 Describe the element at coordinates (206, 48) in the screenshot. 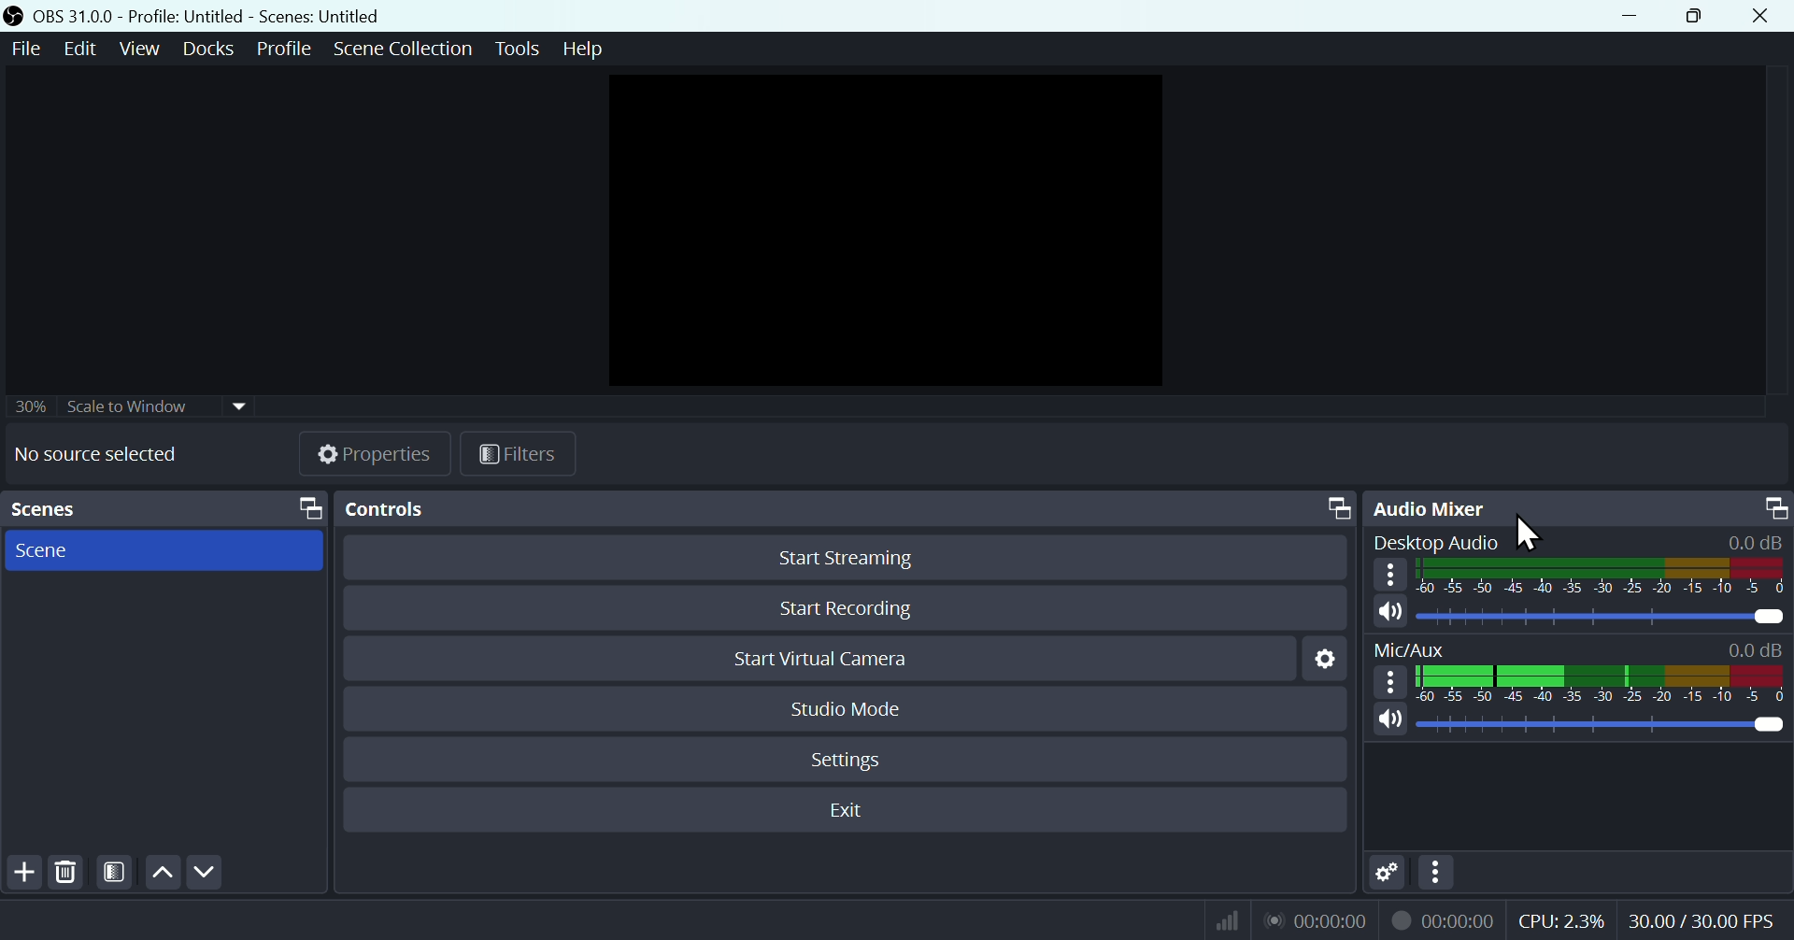

I see `Docks` at that location.